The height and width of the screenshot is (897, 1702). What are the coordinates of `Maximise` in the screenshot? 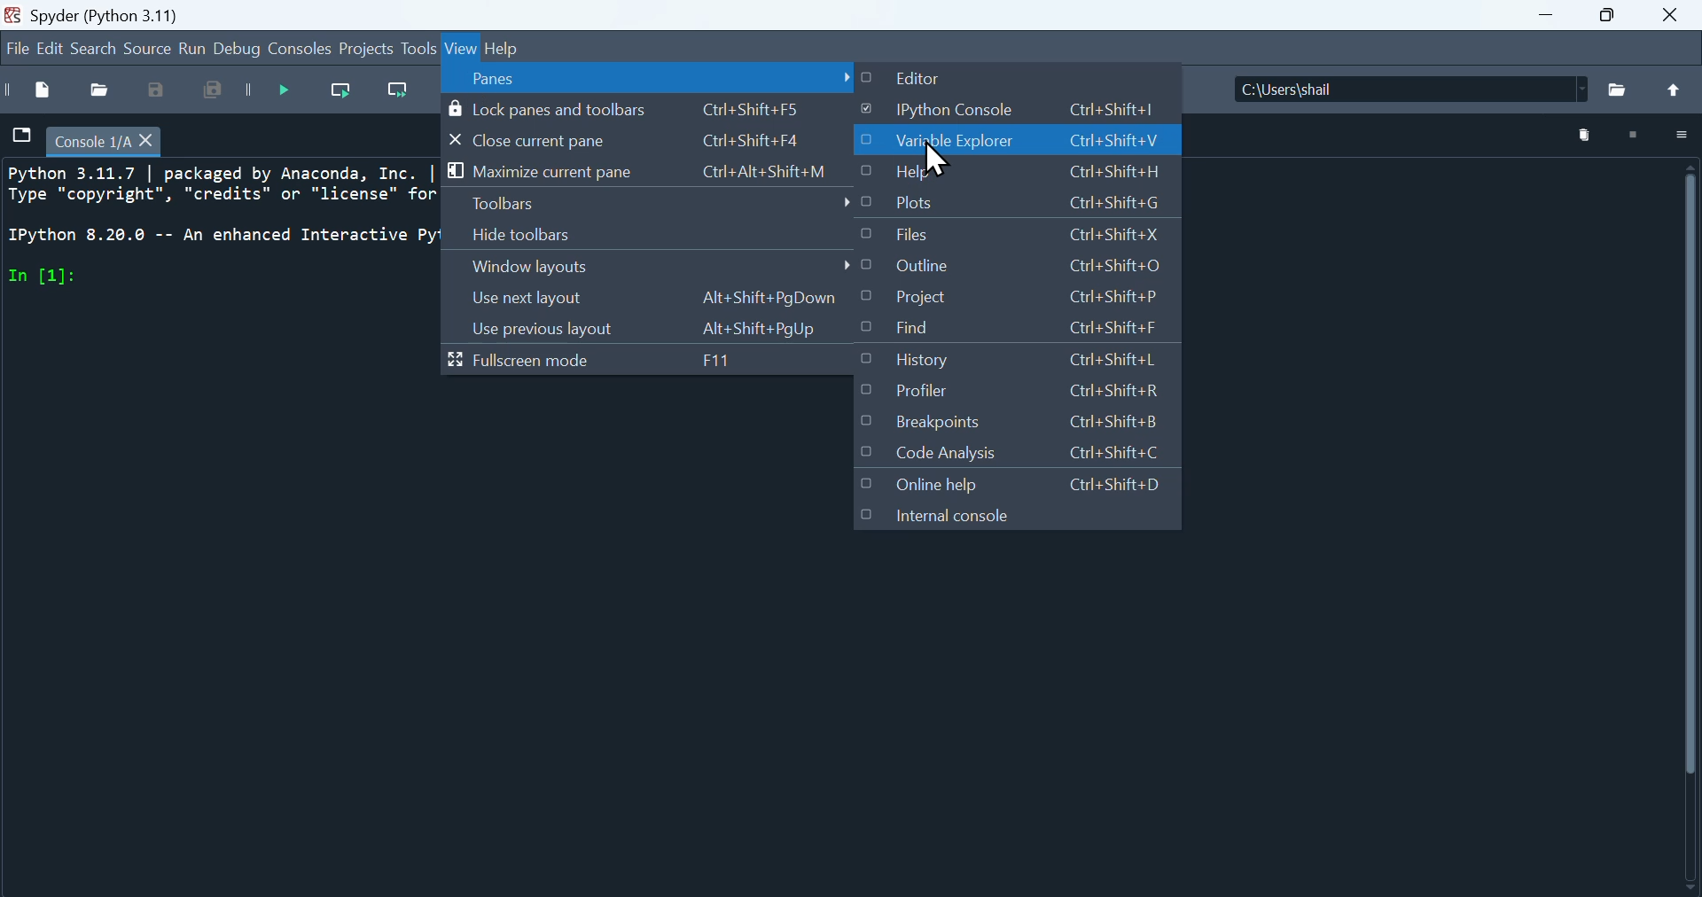 It's located at (1614, 24).